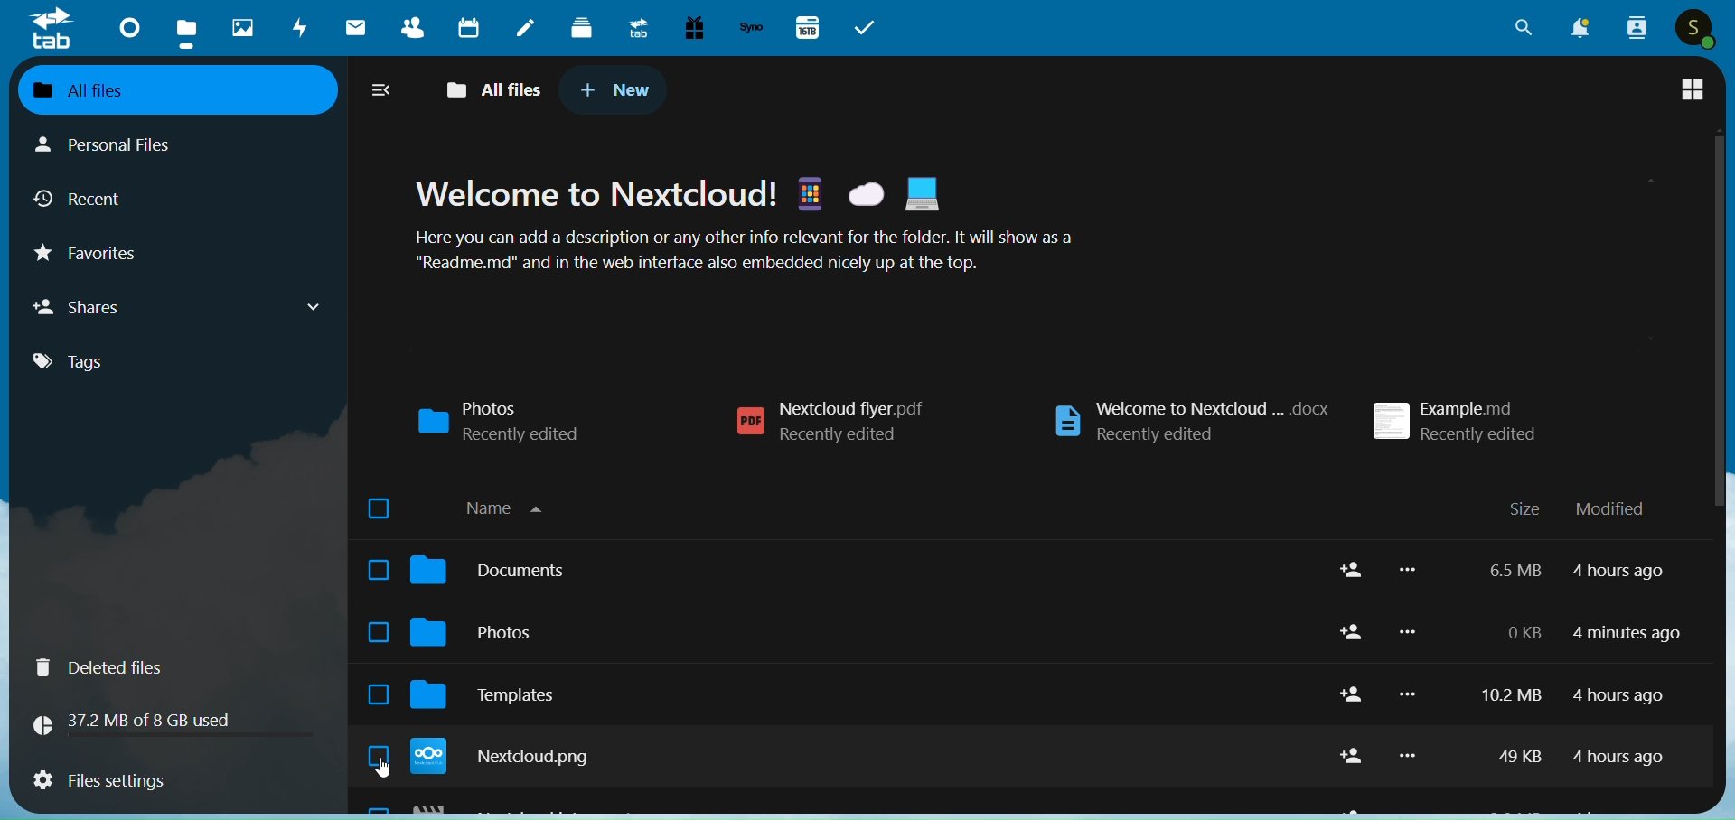 The width and height of the screenshot is (1735, 820). What do you see at coordinates (866, 194) in the screenshot?
I see `Cloud emoji` at bounding box center [866, 194].